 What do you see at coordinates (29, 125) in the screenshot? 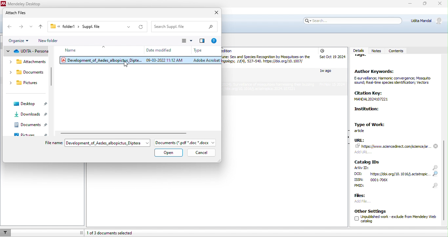
I see `documents` at bounding box center [29, 125].